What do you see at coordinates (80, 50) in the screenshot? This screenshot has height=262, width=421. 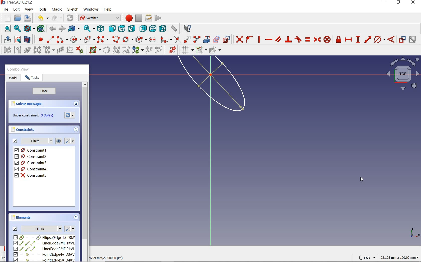 I see `delete all constraints` at bounding box center [80, 50].